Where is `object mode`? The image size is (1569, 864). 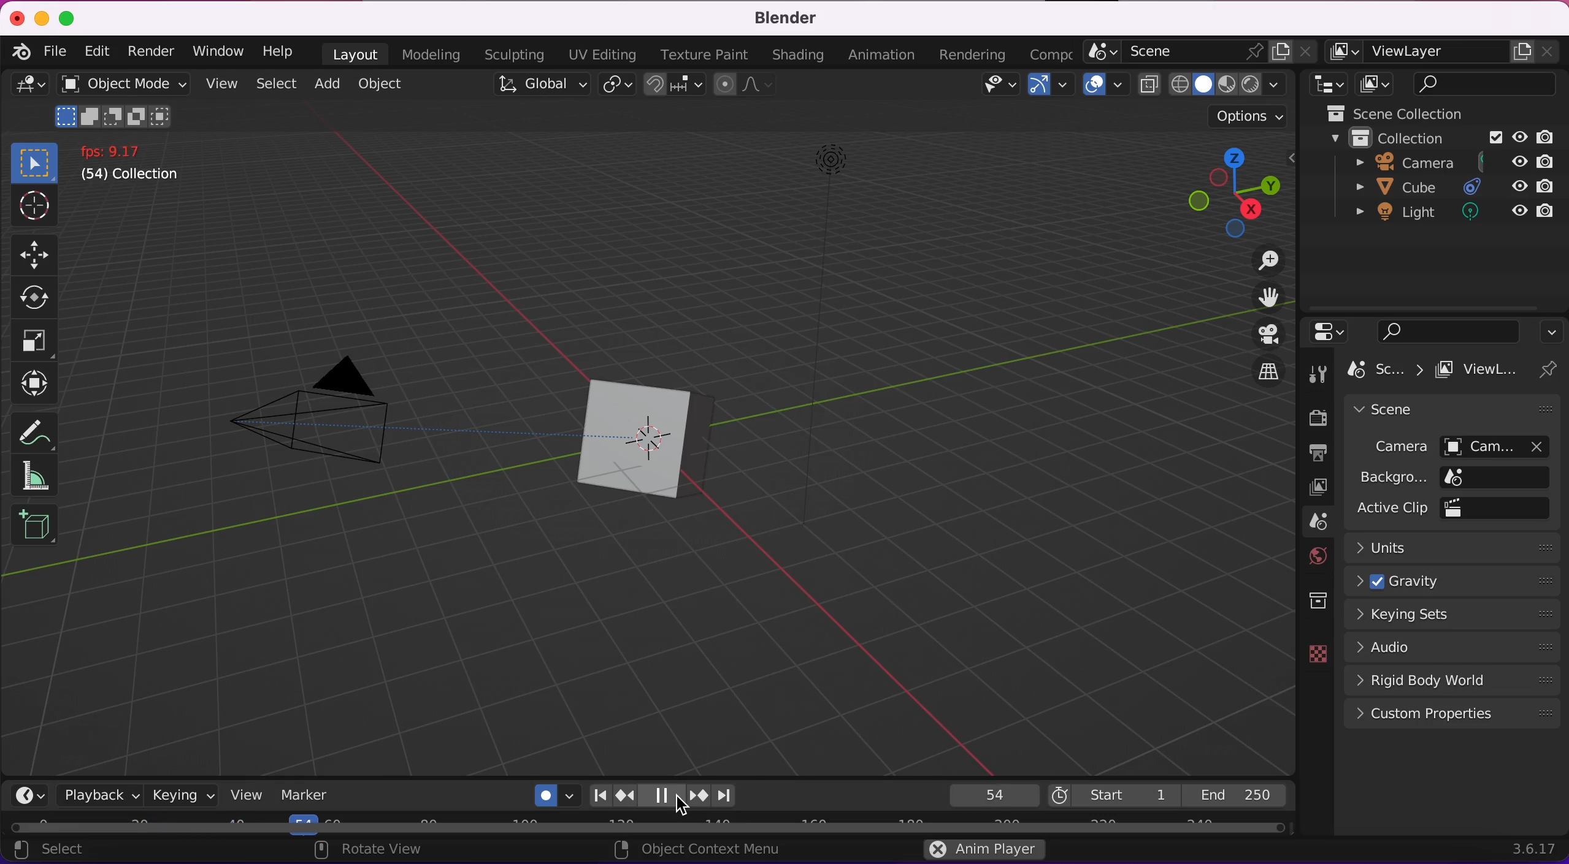
object mode is located at coordinates (120, 102).